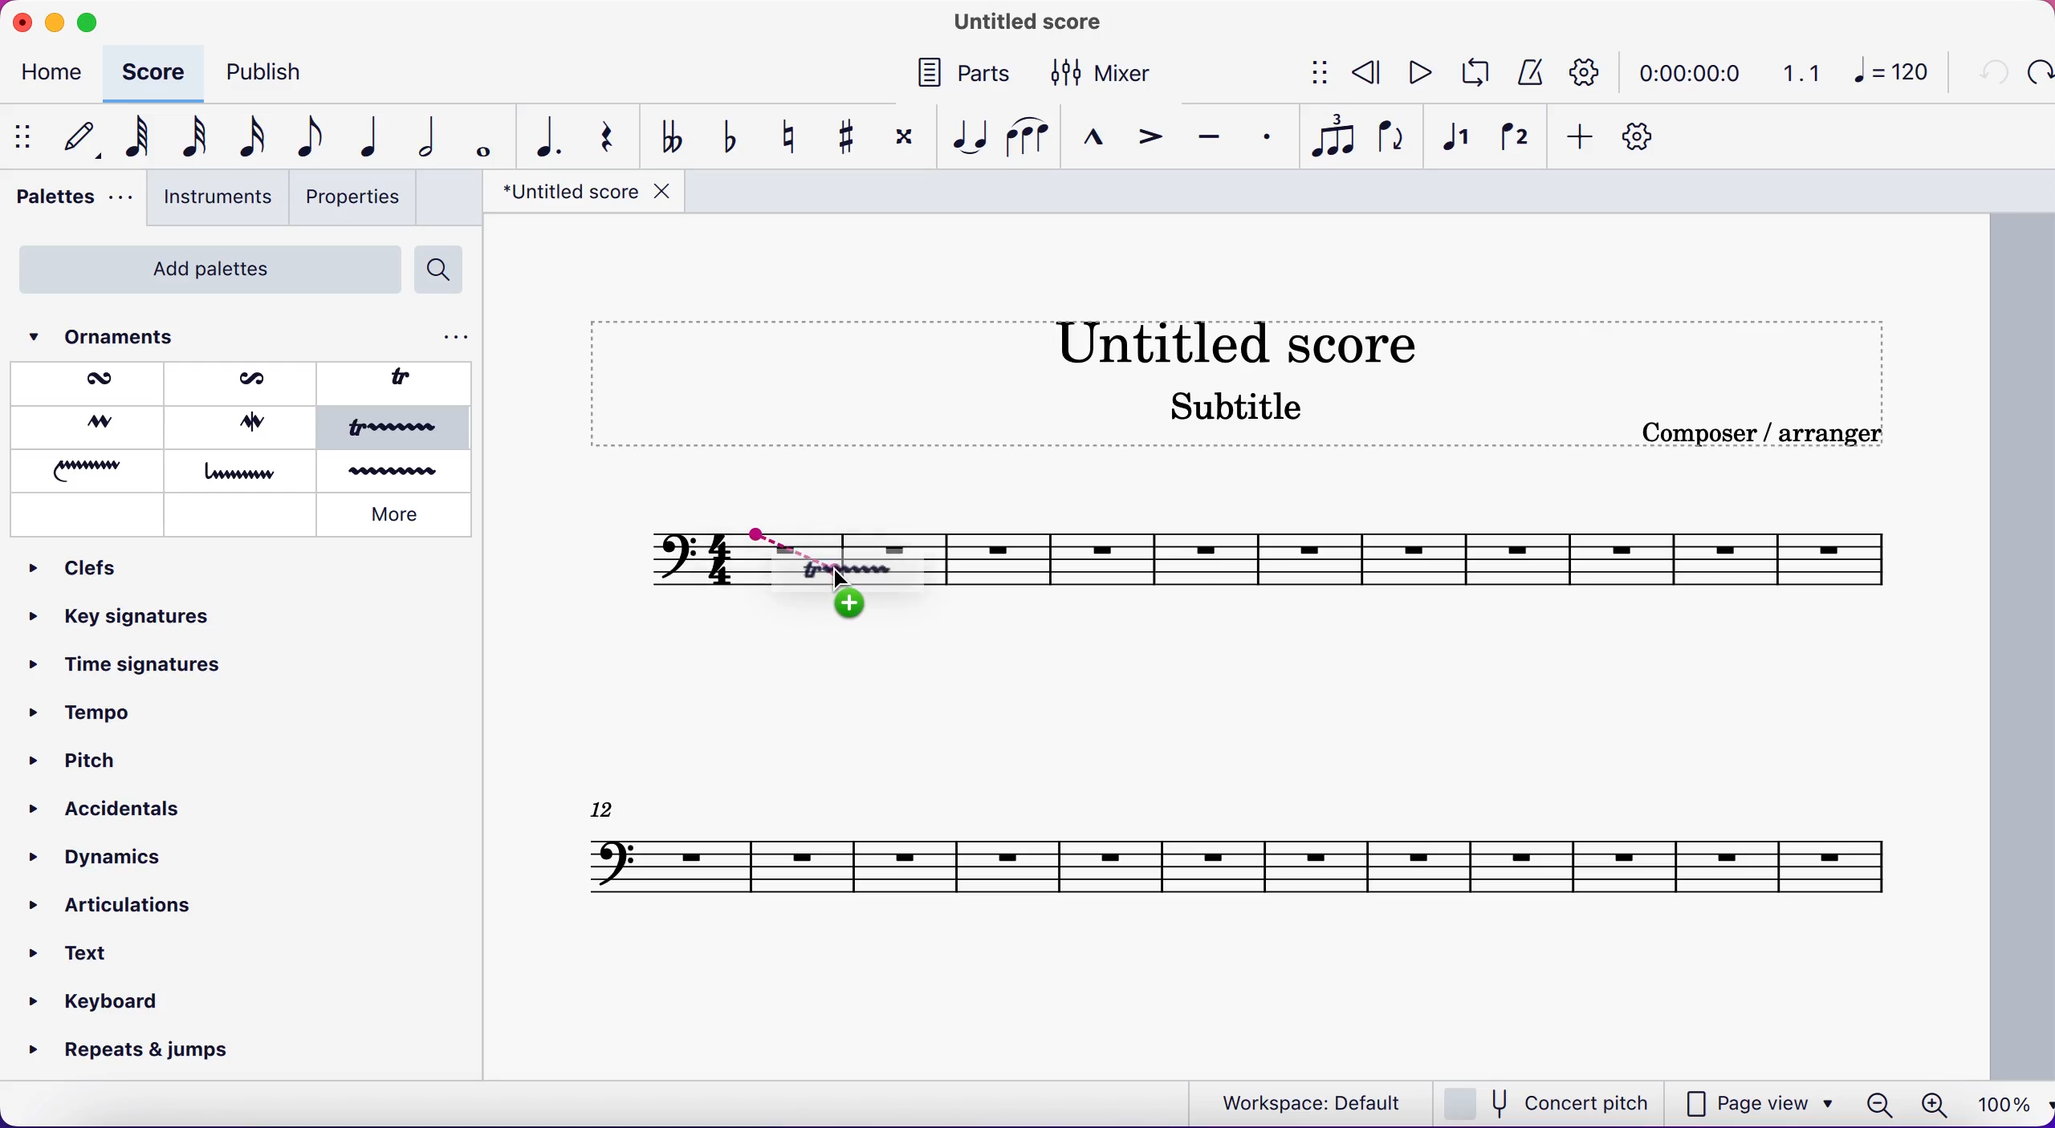 This screenshot has height=1128, width=2055. What do you see at coordinates (1392, 140) in the screenshot?
I see `flip direction` at bounding box center [1392, 140].